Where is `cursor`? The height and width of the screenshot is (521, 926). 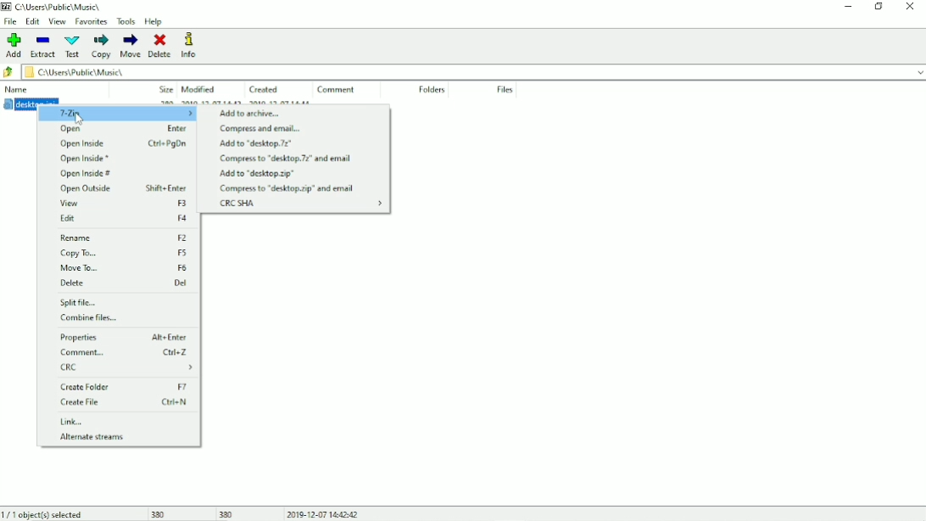 cursor is located at coordinates (79, 119).